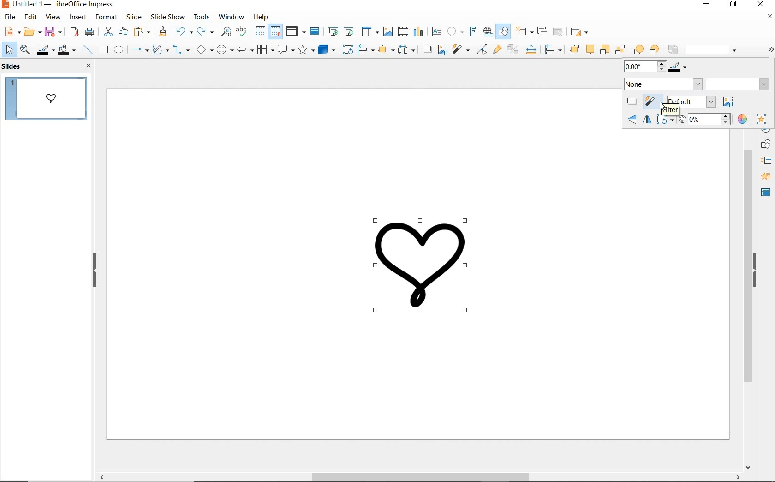  What do you see at coordinates (403, 31) in the screenshot?
I see `insert video` at bounding box center [403, 31].